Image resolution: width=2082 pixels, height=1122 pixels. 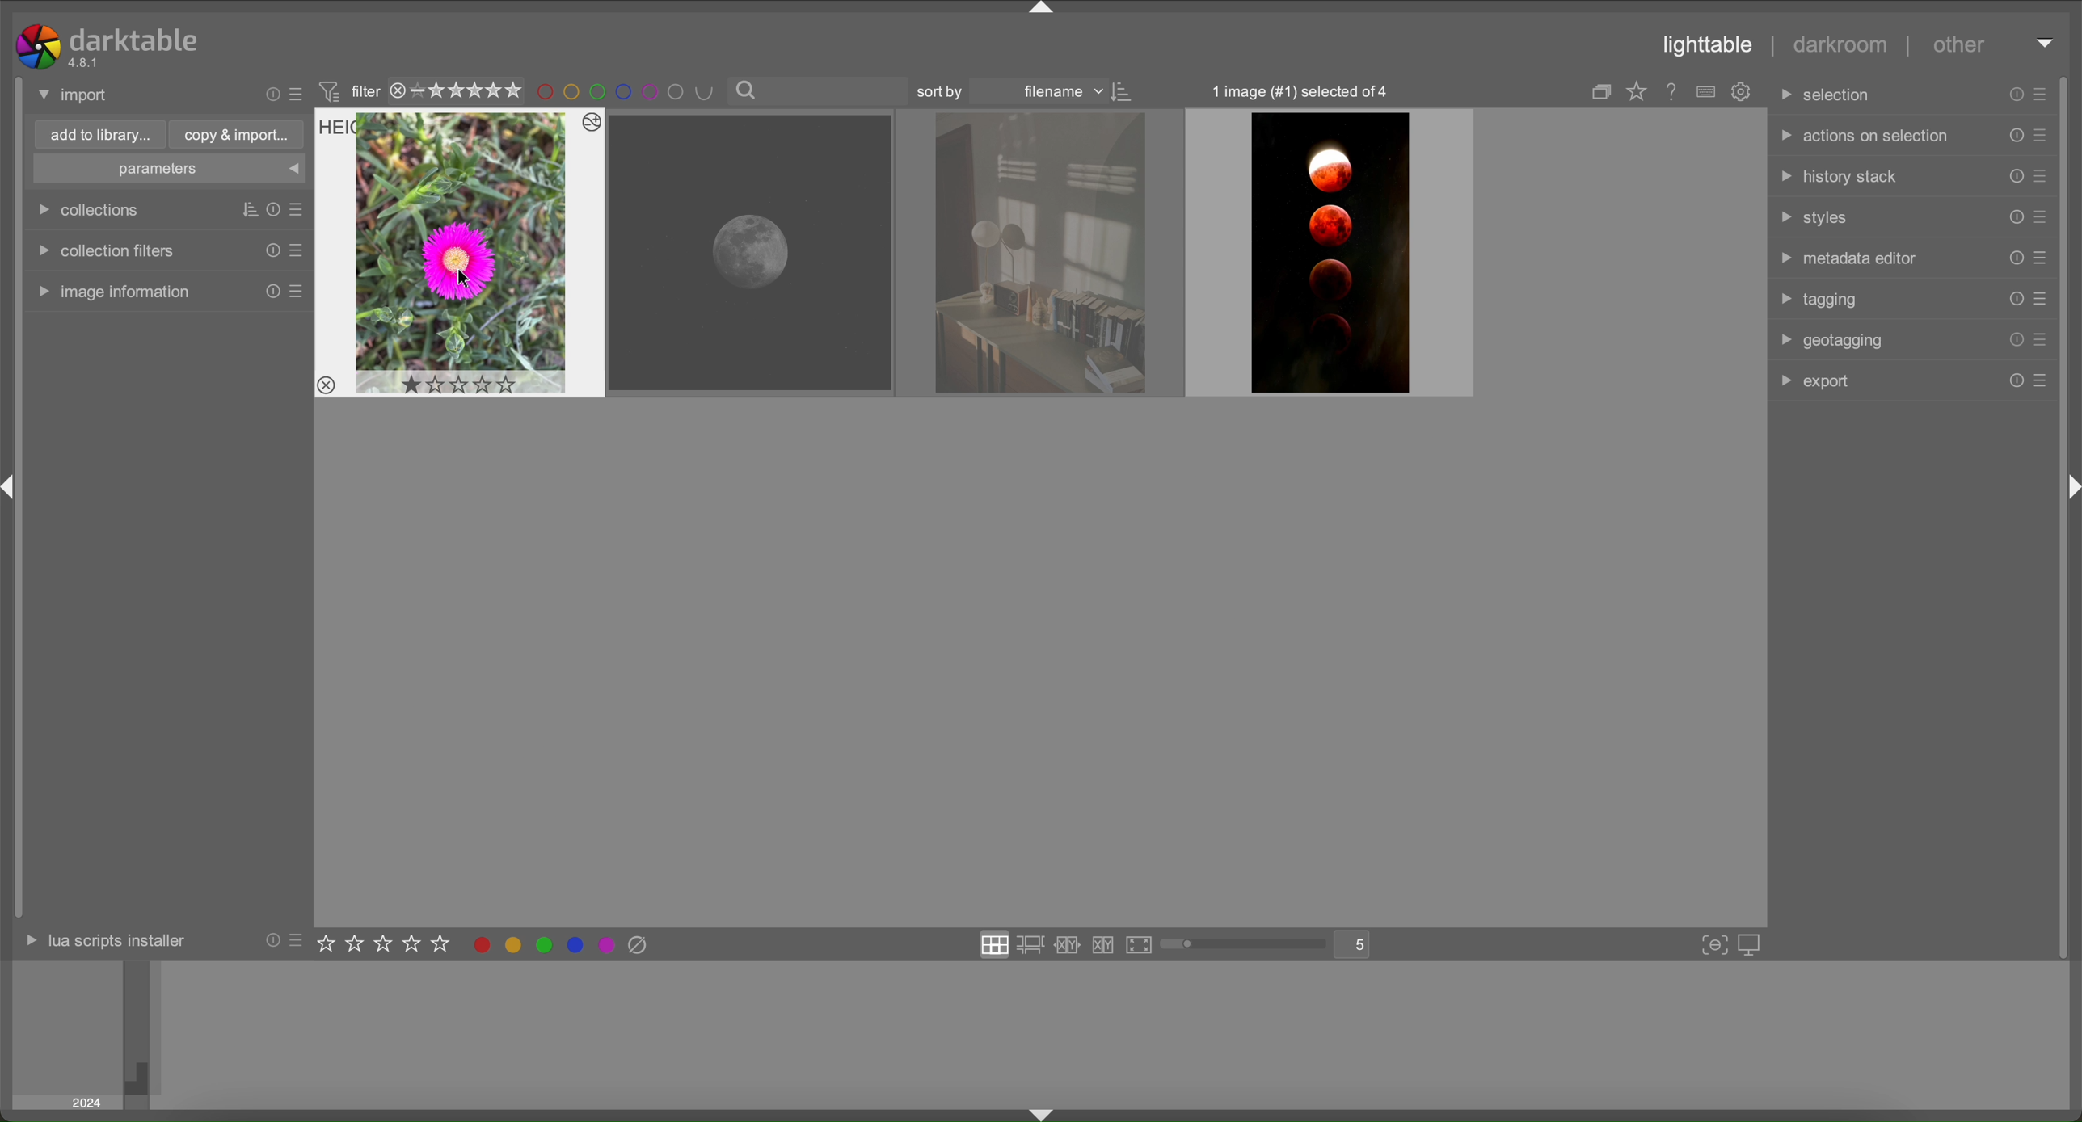 I want to click on search bar, so click(x=817, y=91).